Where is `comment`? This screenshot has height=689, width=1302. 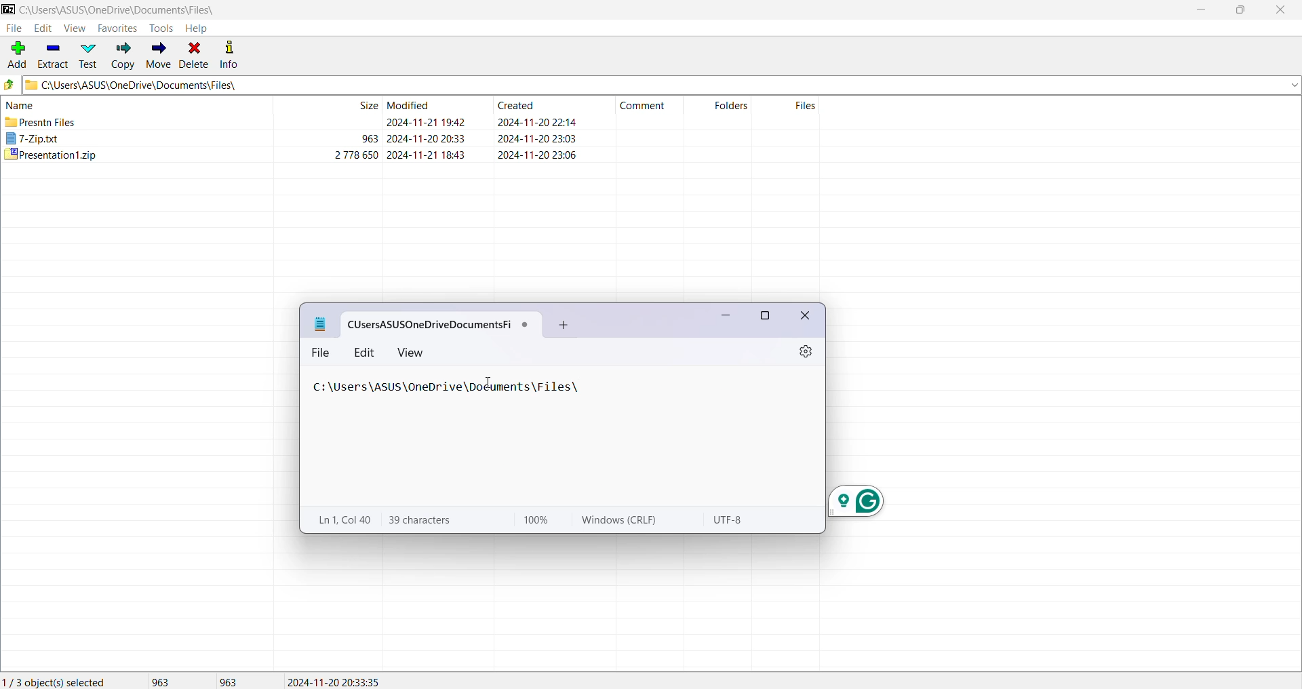 comment is located at coordinates (642, 105).